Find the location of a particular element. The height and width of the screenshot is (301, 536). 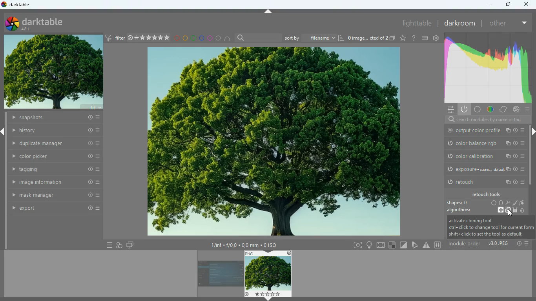

darkroom is located at coordinates (460, 24).